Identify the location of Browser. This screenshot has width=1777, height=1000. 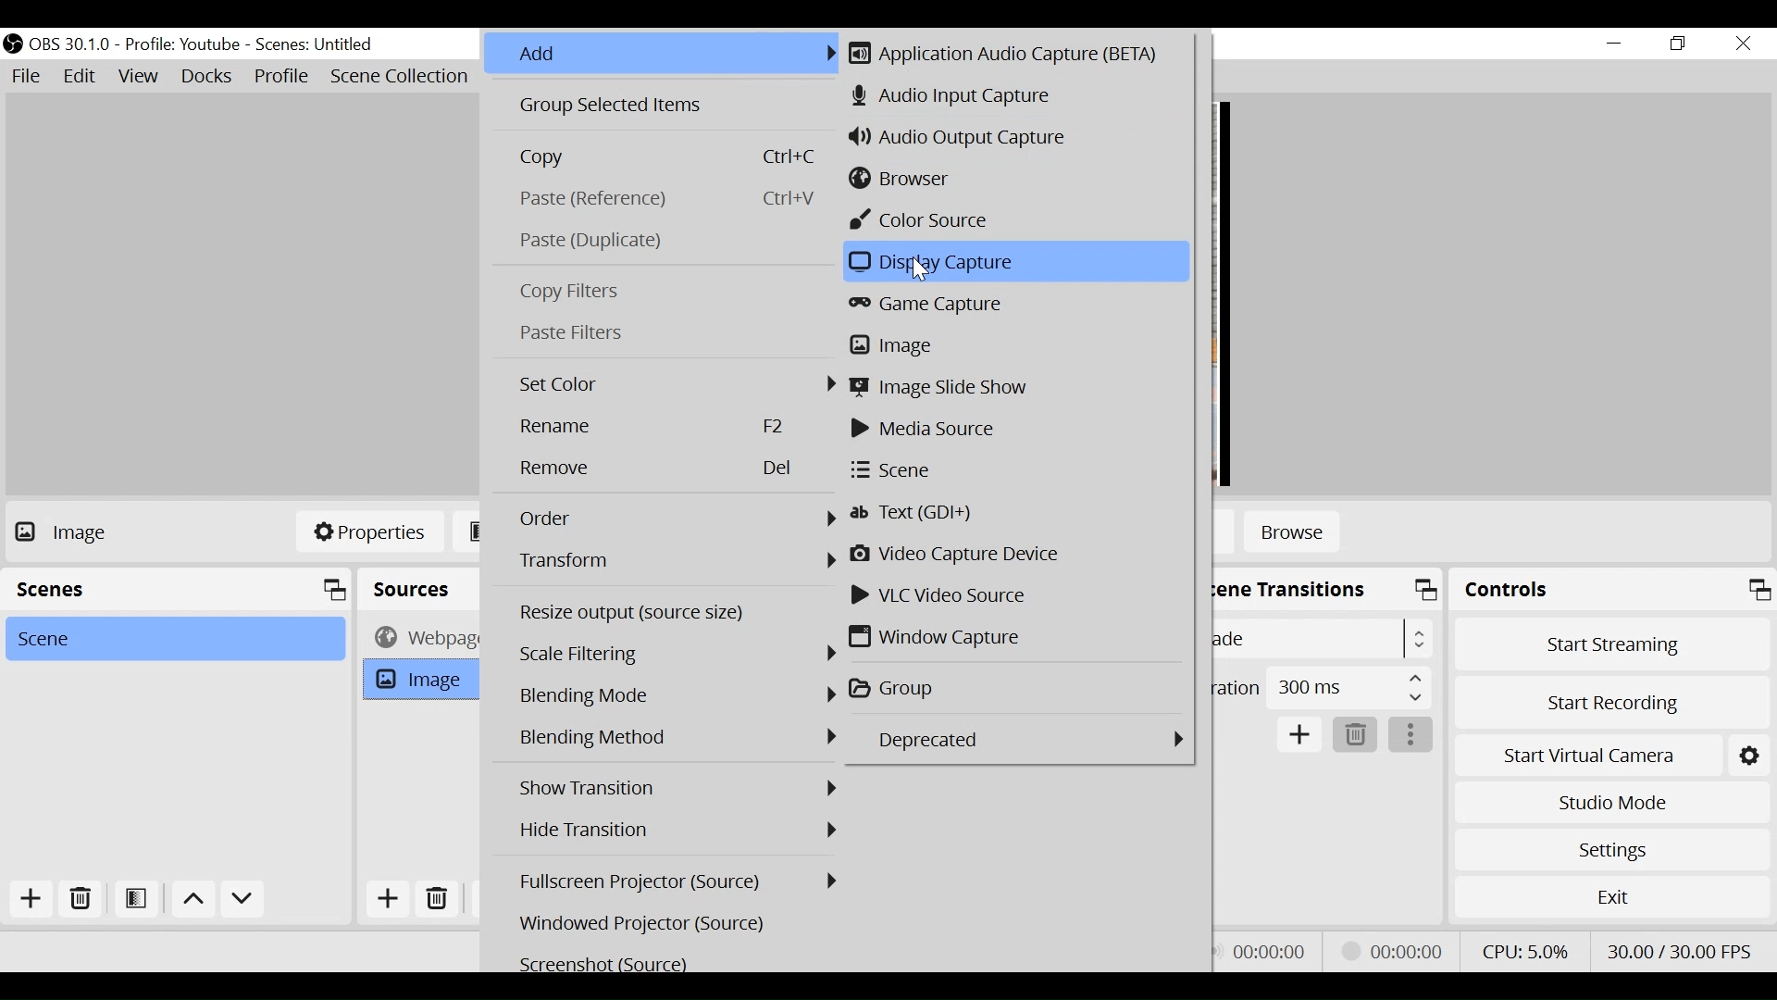
(1008, 178).